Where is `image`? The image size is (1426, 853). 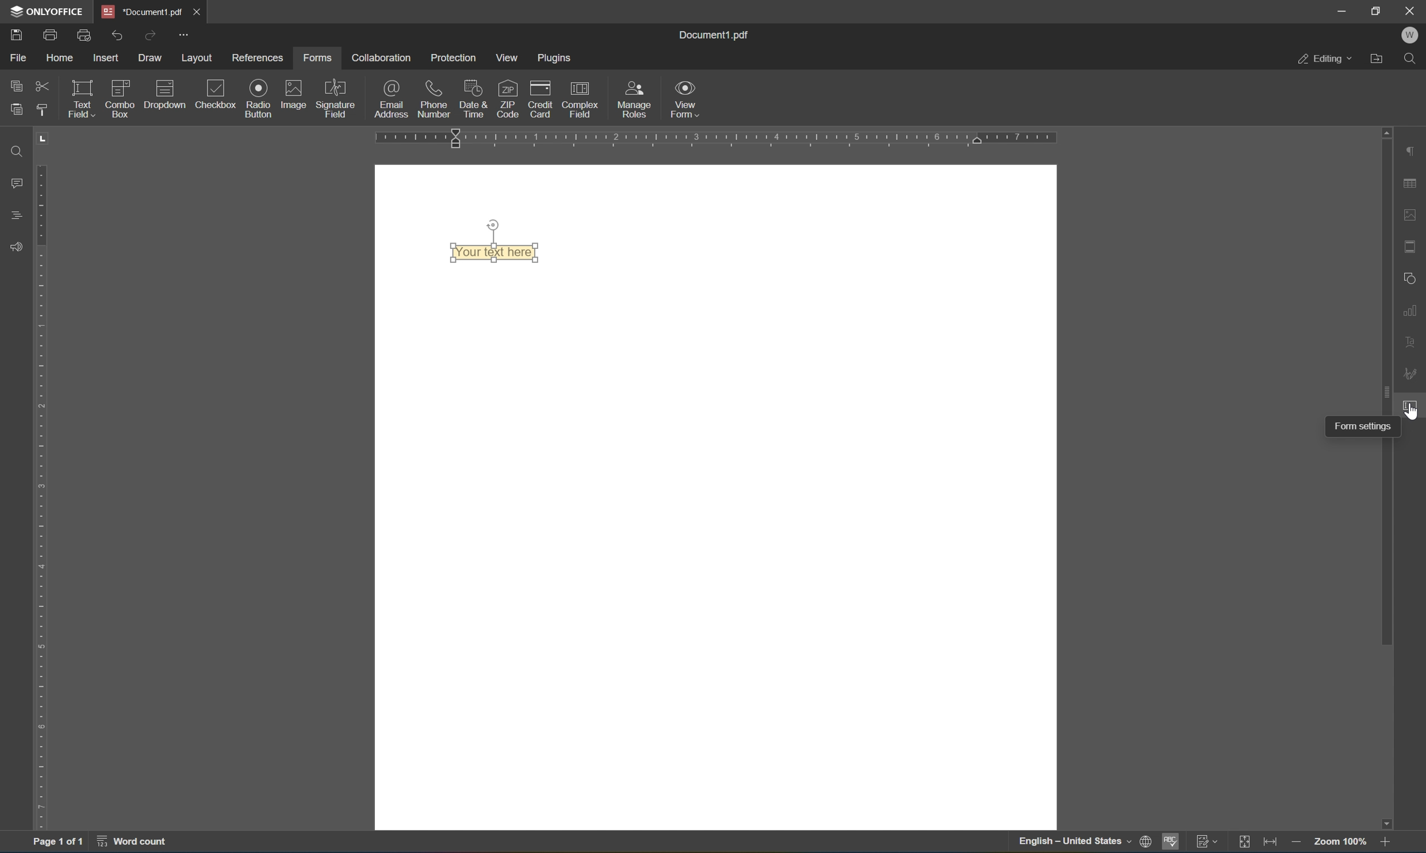
image is located at coordinates (293, 93).